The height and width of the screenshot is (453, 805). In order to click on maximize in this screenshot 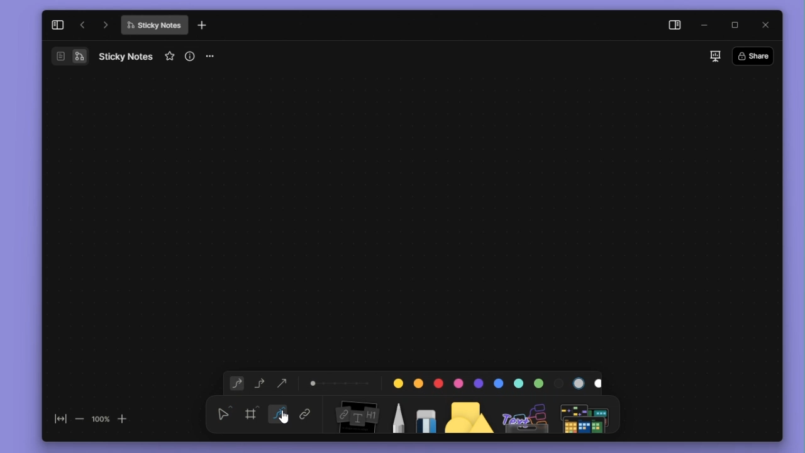, I will do `click(739, 26)`.